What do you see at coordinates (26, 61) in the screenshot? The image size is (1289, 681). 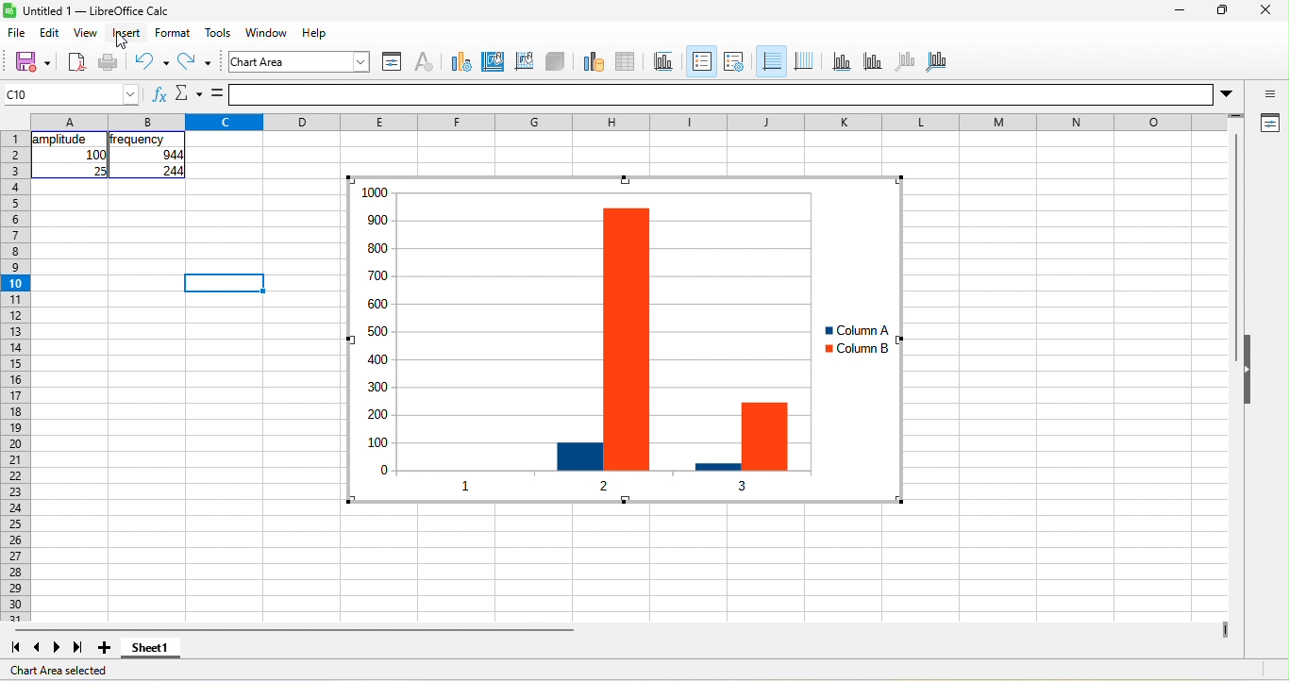 I see `save` at bounding box center [26, 61].